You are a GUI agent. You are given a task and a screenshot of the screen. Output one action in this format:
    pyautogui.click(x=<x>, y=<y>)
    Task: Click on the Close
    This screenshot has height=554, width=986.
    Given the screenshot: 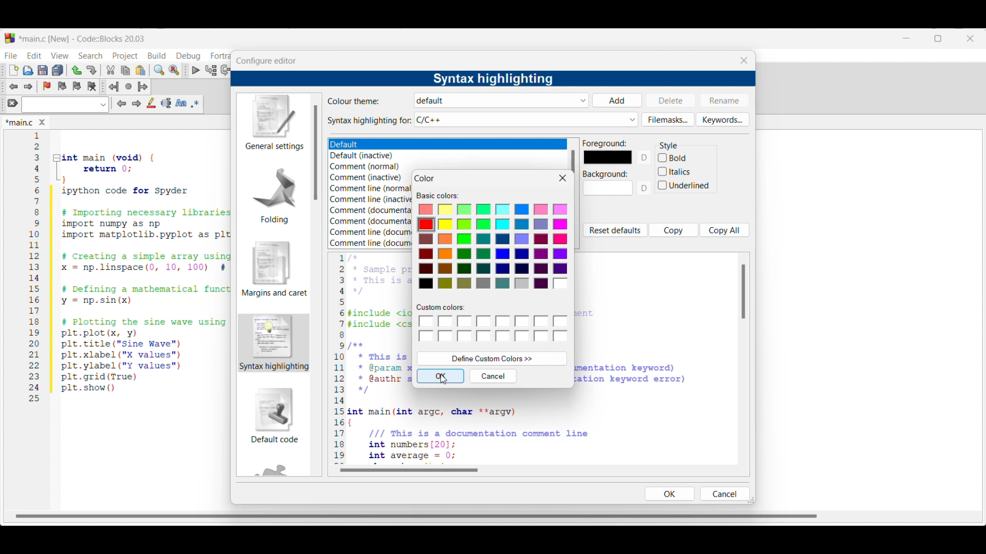 What is the action you would take?
    pyautogui.click(x=563, y=178)
    